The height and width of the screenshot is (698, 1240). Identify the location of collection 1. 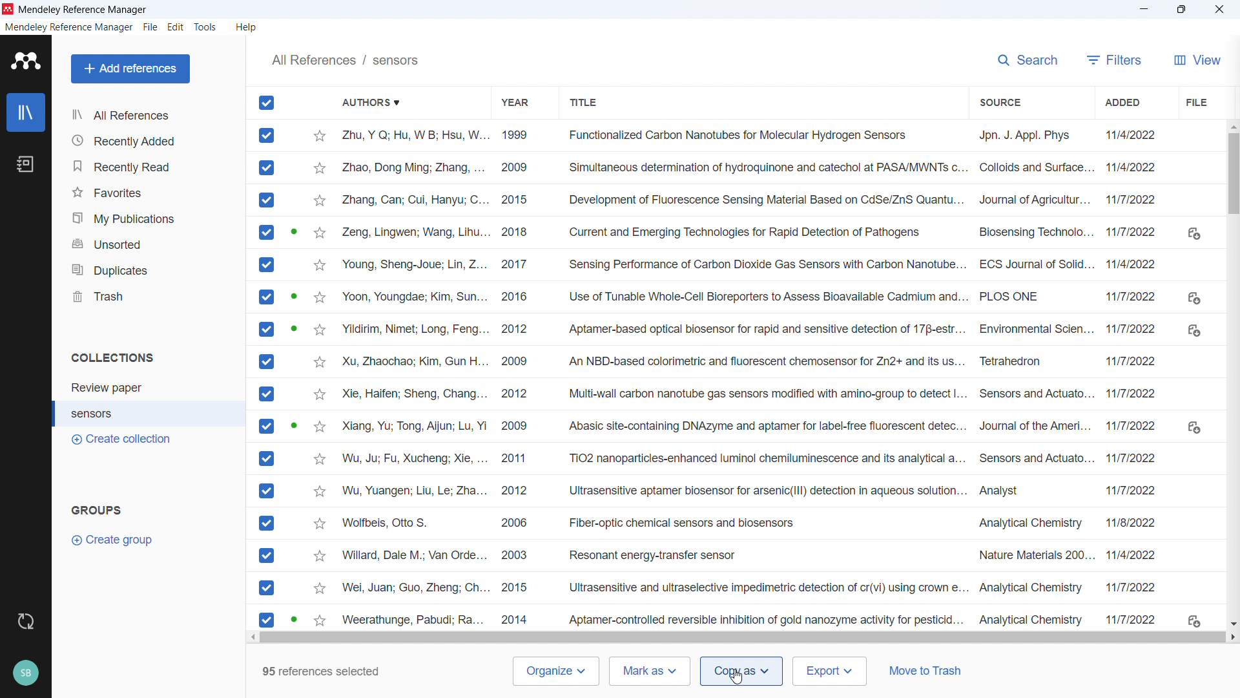
(149, 386).